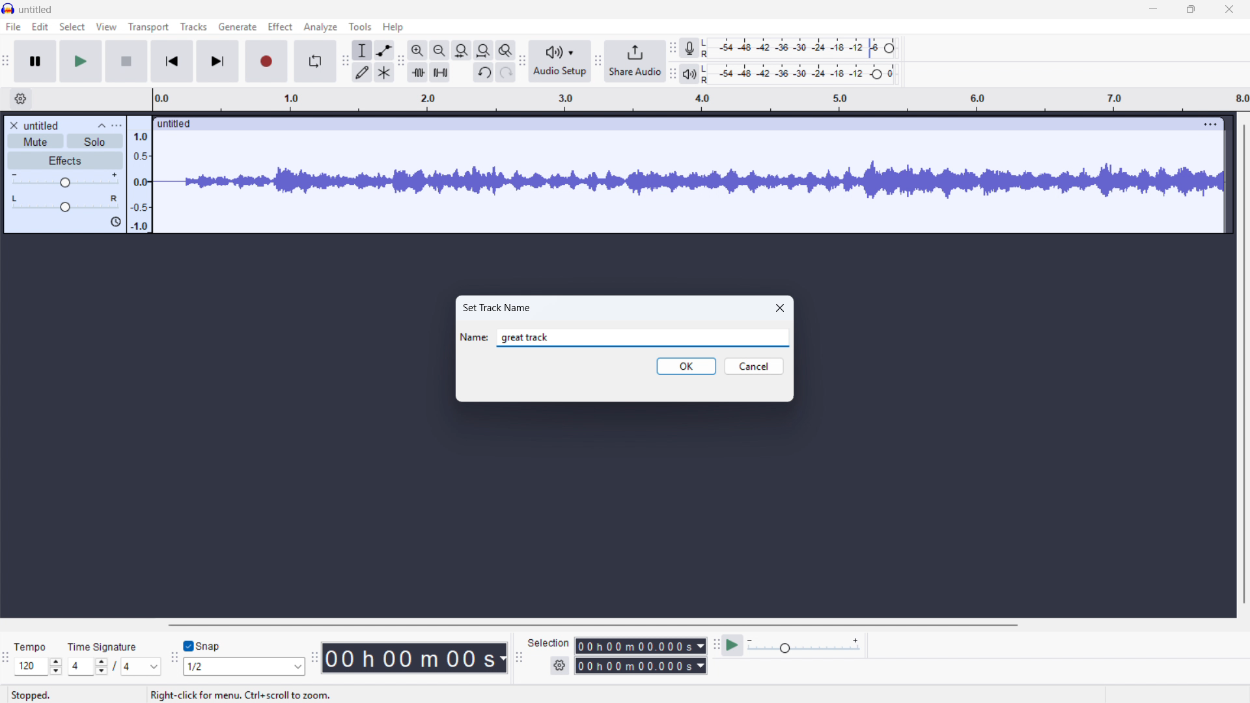 The image size is (1250, 703). I want to click on Transport , so click(148, 27).